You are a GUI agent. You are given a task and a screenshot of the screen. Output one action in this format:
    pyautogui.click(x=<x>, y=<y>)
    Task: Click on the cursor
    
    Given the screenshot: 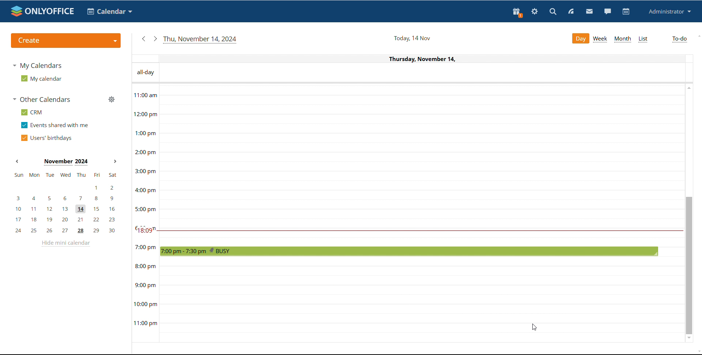 What is the action you would take?
    pyautogui.click(x=534, y=327)
    